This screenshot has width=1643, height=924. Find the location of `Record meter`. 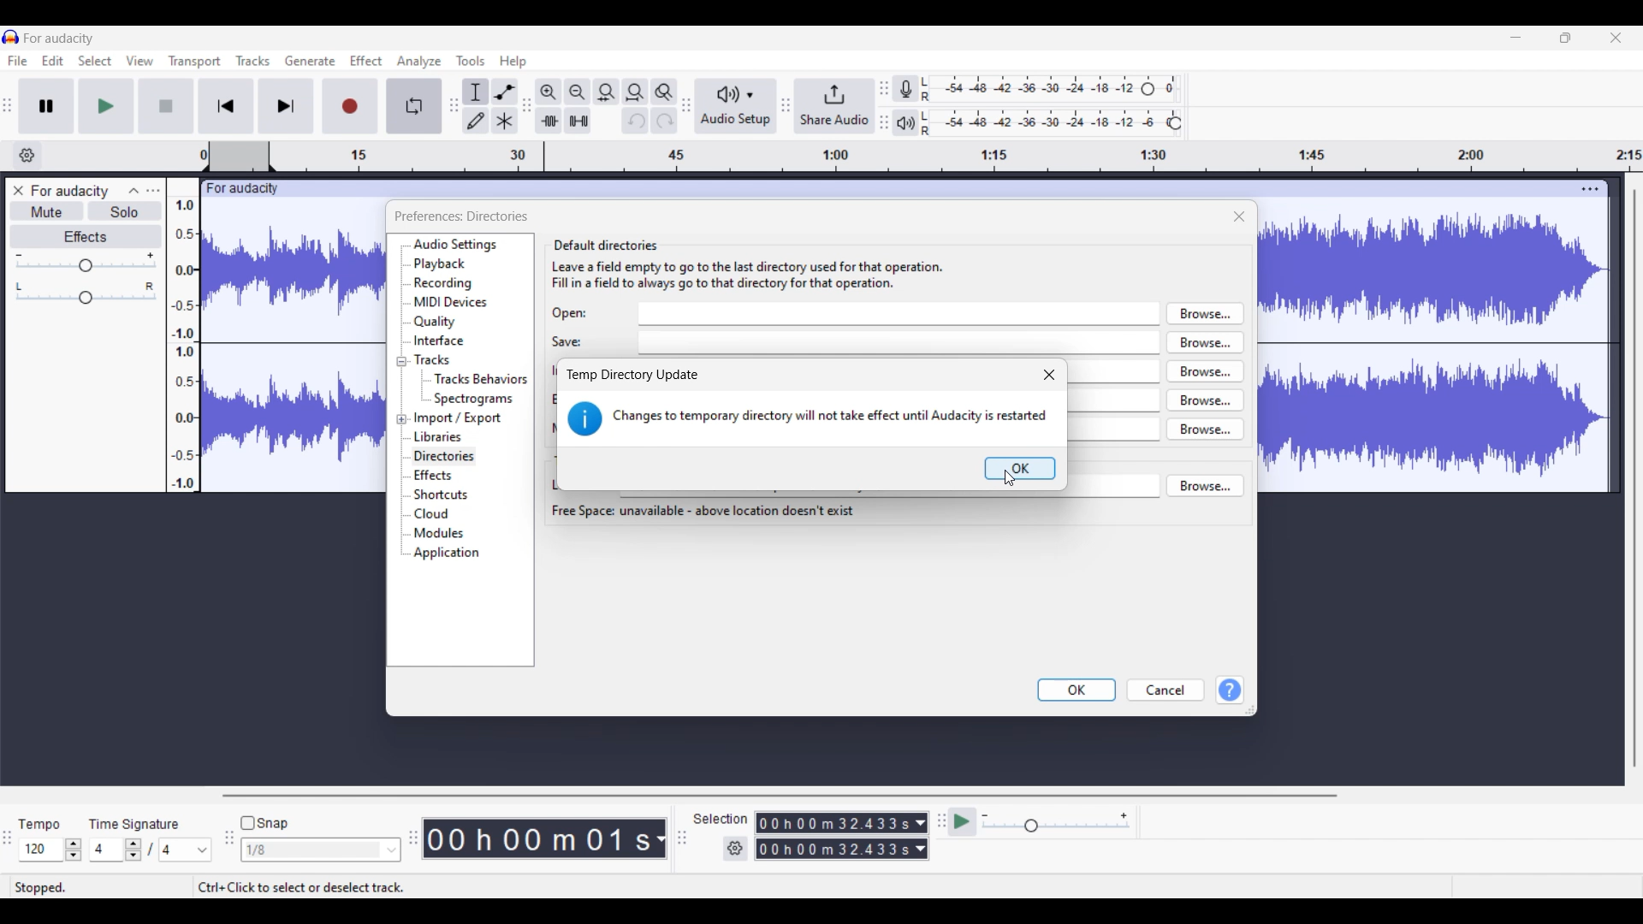

Record meter is located at coordinates (905, 88).